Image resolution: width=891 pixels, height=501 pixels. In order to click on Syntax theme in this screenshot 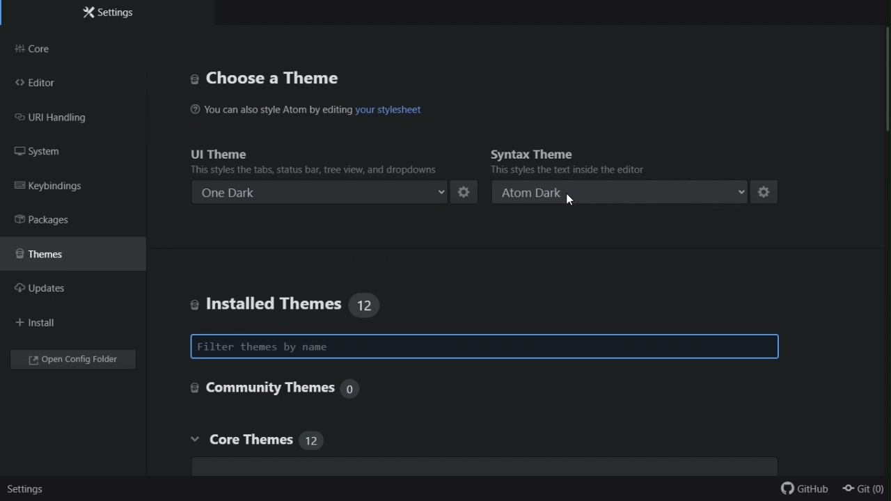, I will do `click(571, 161)`.